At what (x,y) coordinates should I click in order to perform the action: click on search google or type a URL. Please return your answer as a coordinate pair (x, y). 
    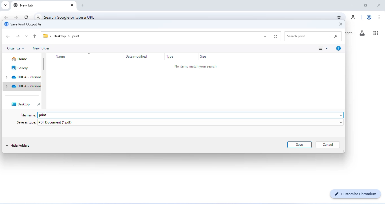
    Looking at the image, I should click on (71, 17).